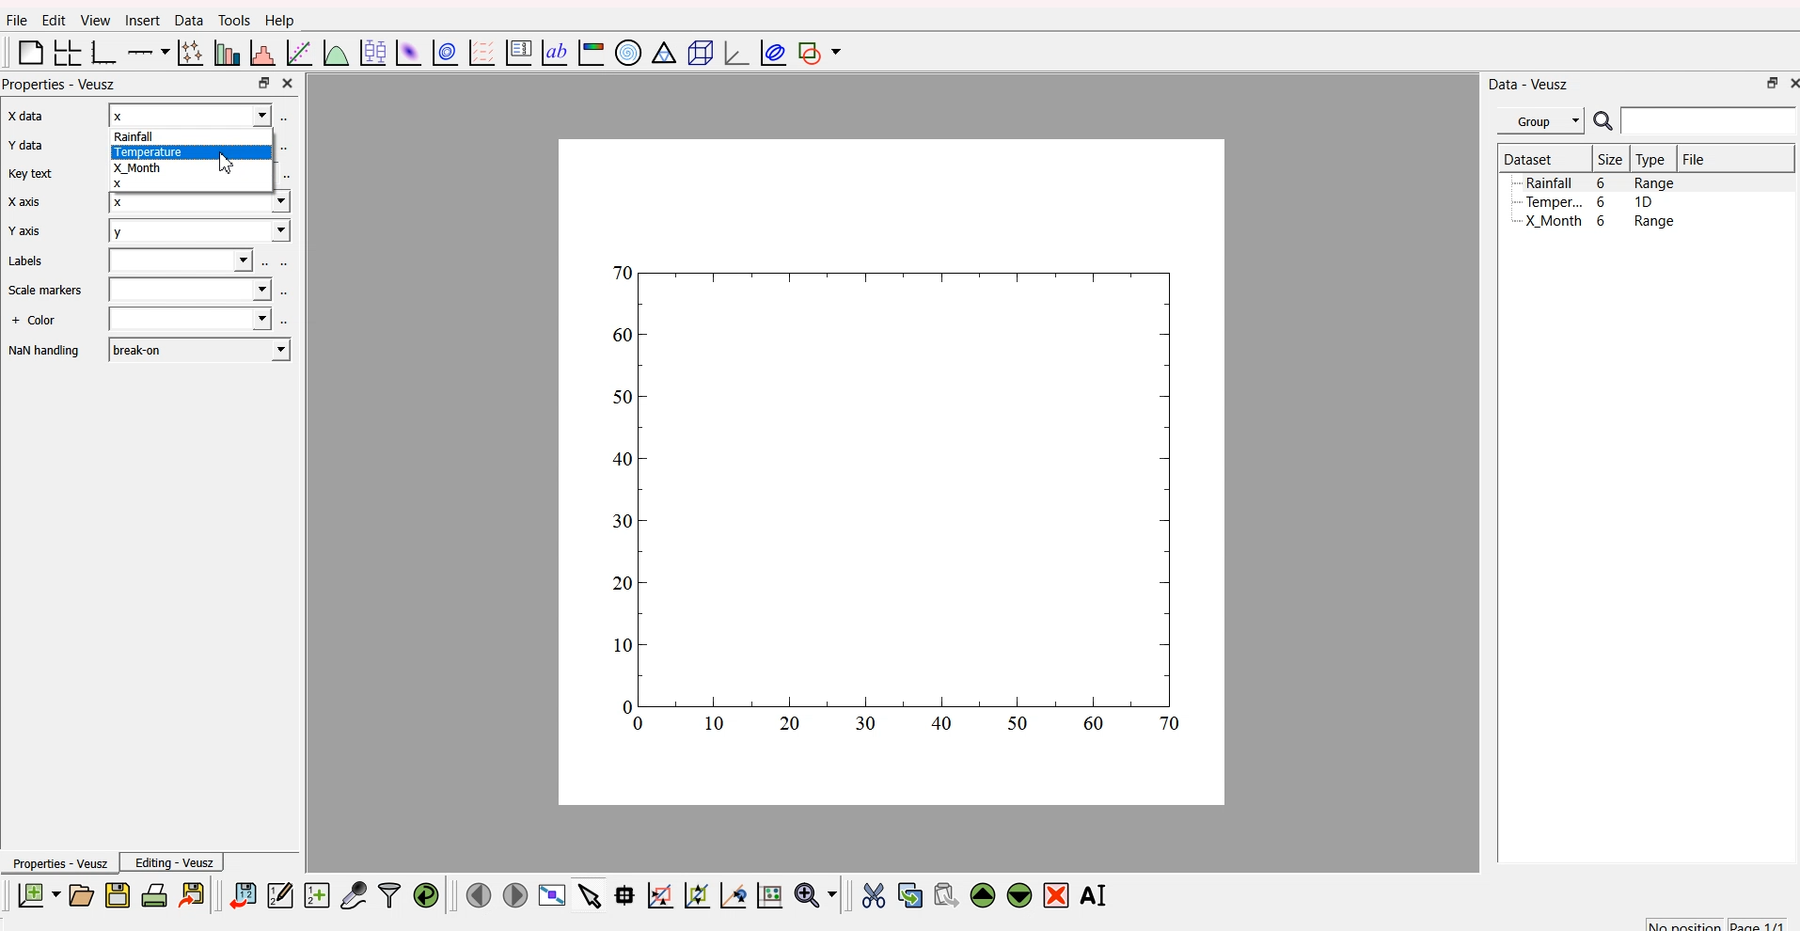 Image resolution: width=1800 pixels, height=931 pixels. What do you see at coordinates (23, 118) in the screenshot?
I see `x axis` at bounding box center [23, 118].